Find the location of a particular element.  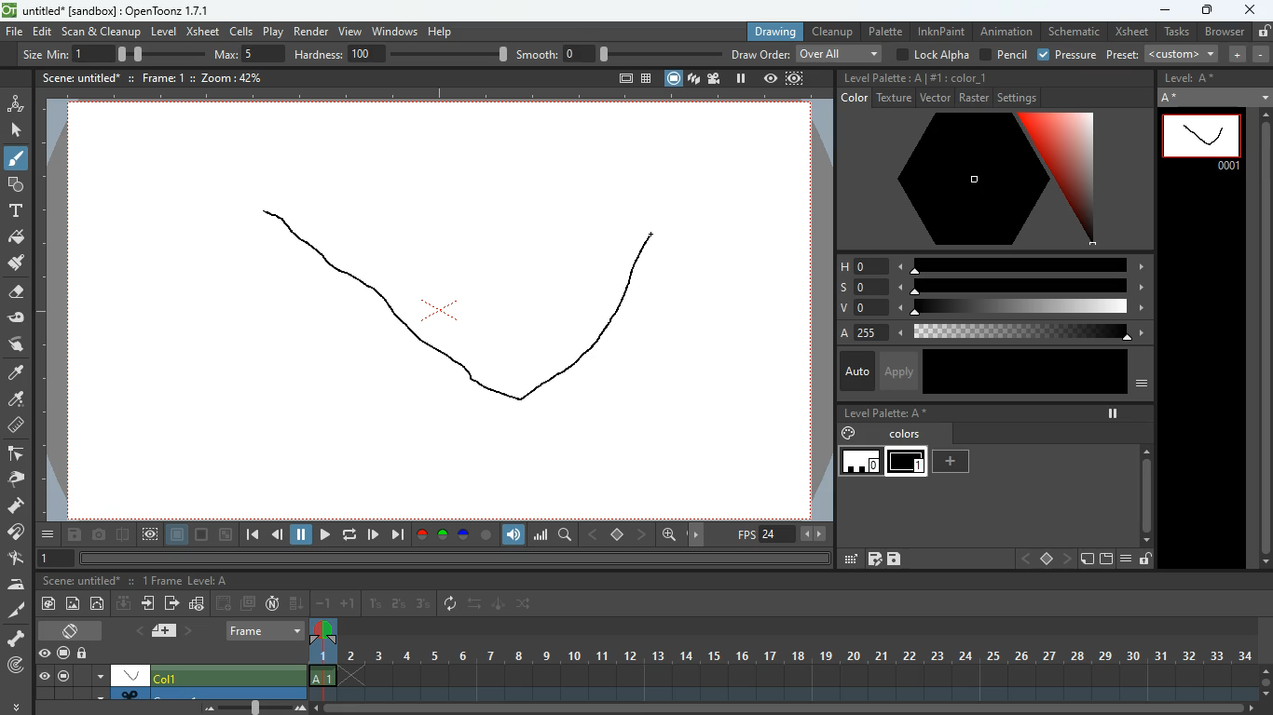

Column is located at coordinates (168, 693).